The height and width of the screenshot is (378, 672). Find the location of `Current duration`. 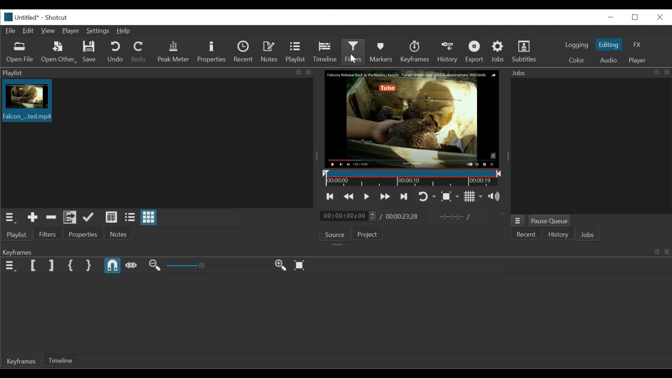

Current duration is located at coordinates (349, 216).